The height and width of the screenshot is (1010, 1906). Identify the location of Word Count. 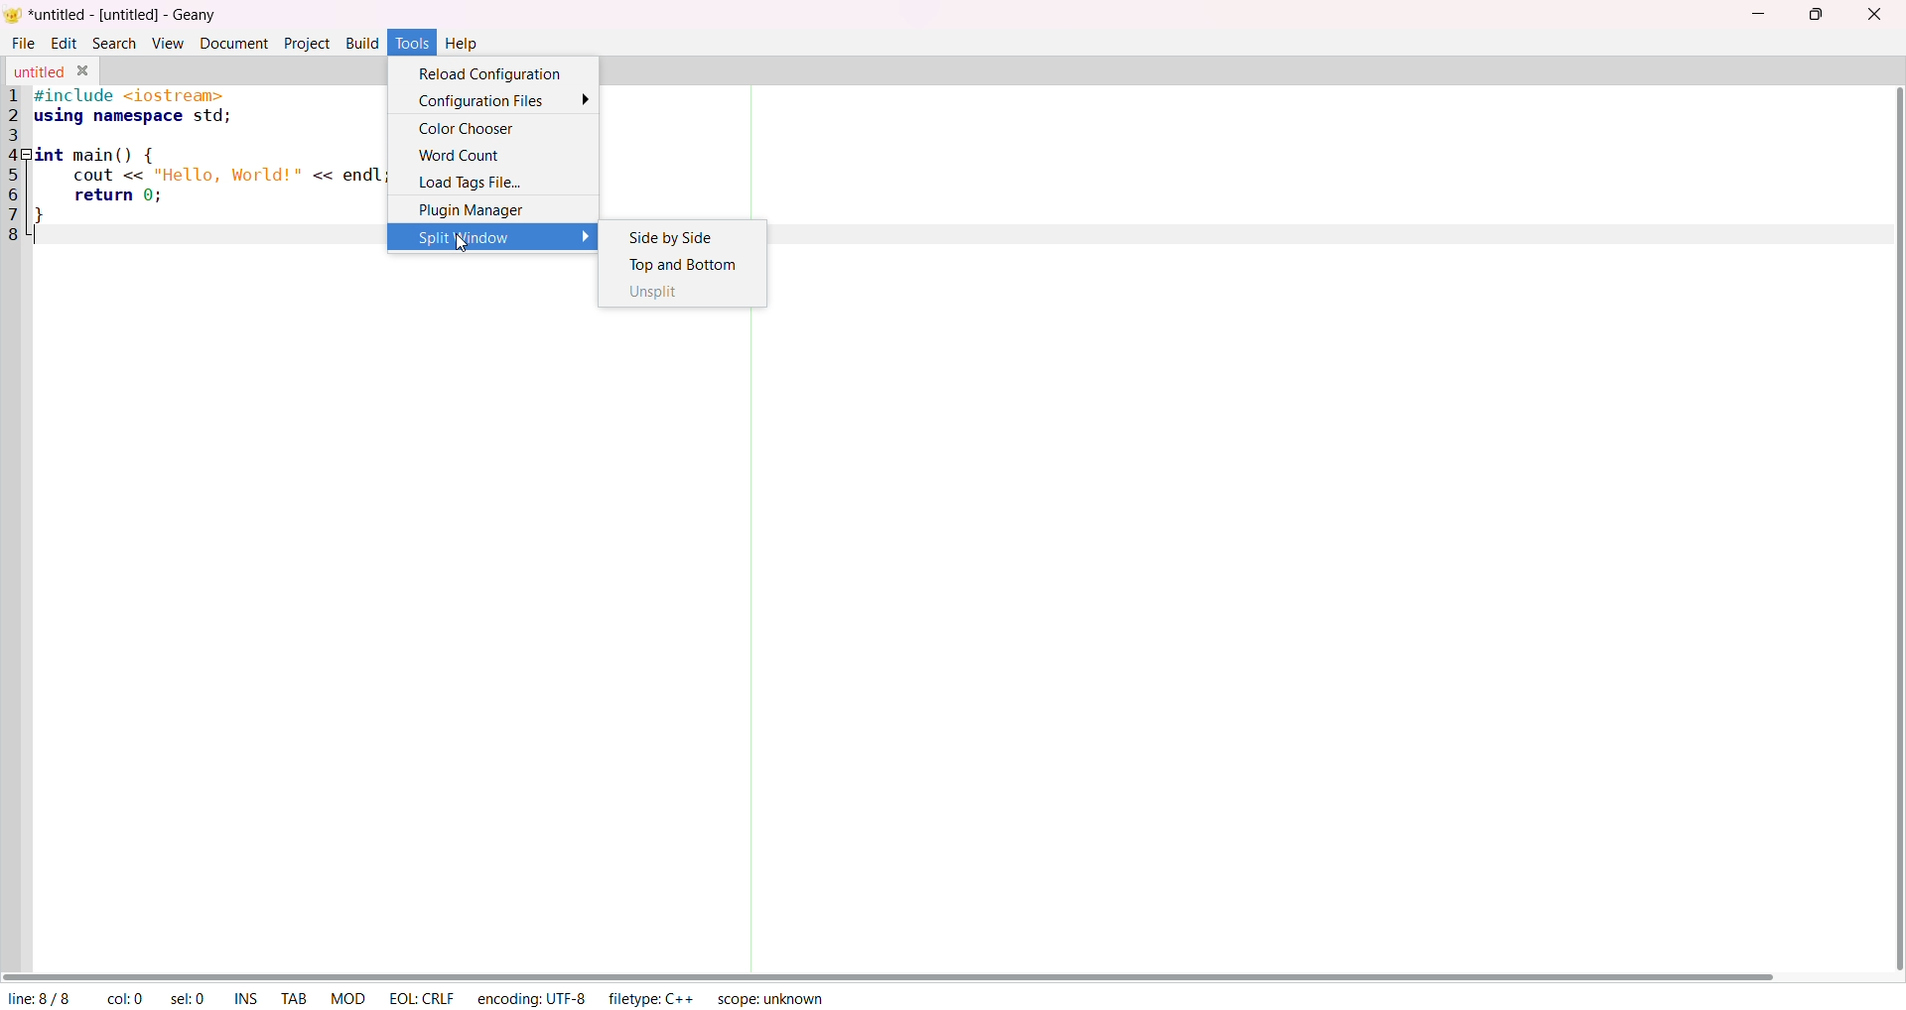
(459, 155).